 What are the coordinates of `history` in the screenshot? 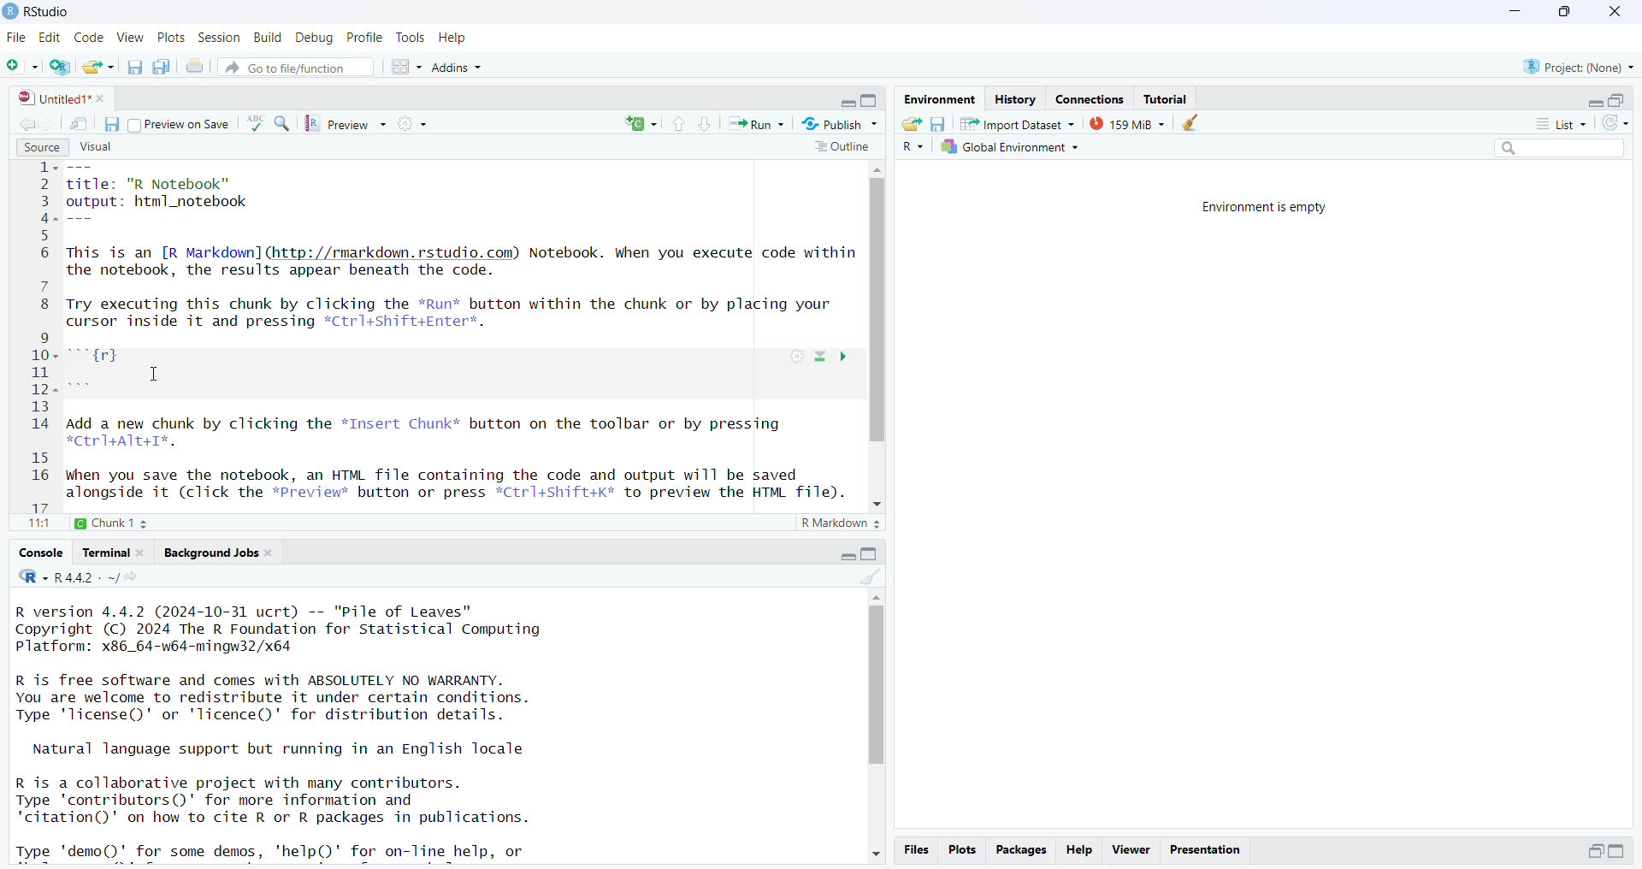 It's located at (1014, 100).